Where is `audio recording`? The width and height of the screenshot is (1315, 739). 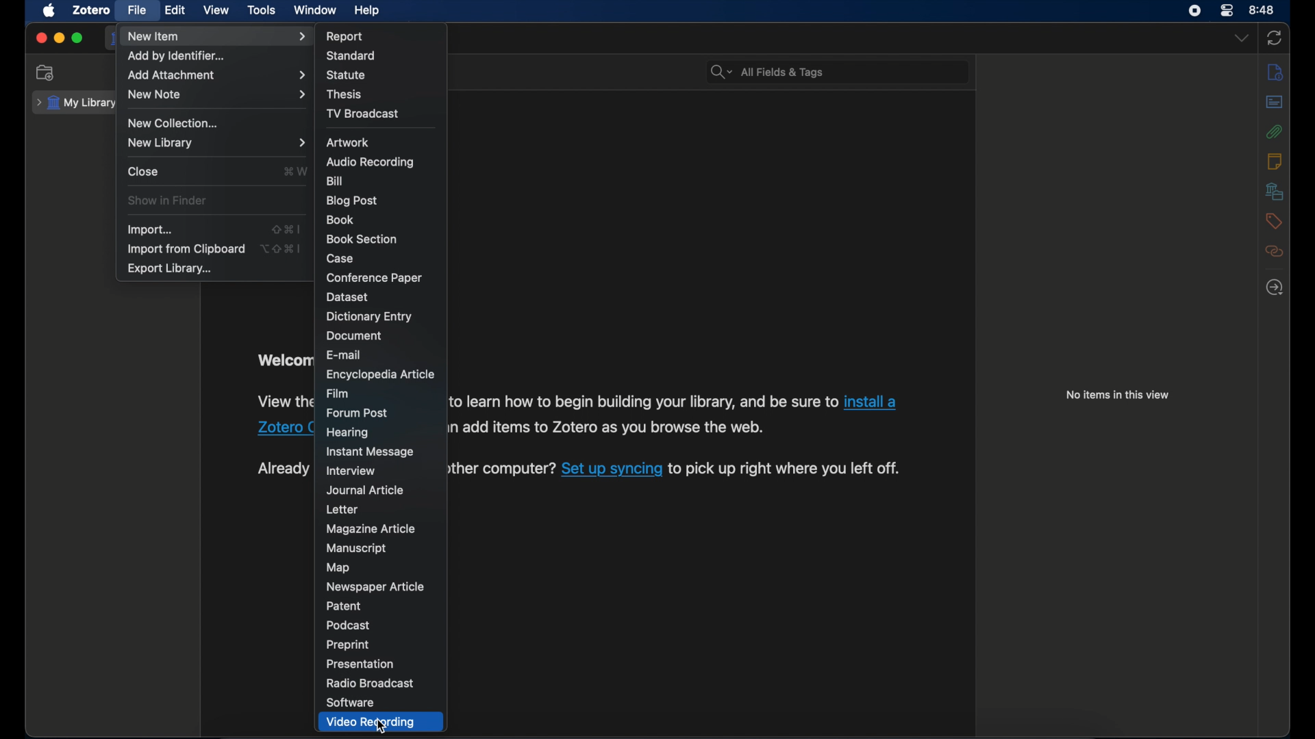 audio recording is located at coordinates (370, 163).